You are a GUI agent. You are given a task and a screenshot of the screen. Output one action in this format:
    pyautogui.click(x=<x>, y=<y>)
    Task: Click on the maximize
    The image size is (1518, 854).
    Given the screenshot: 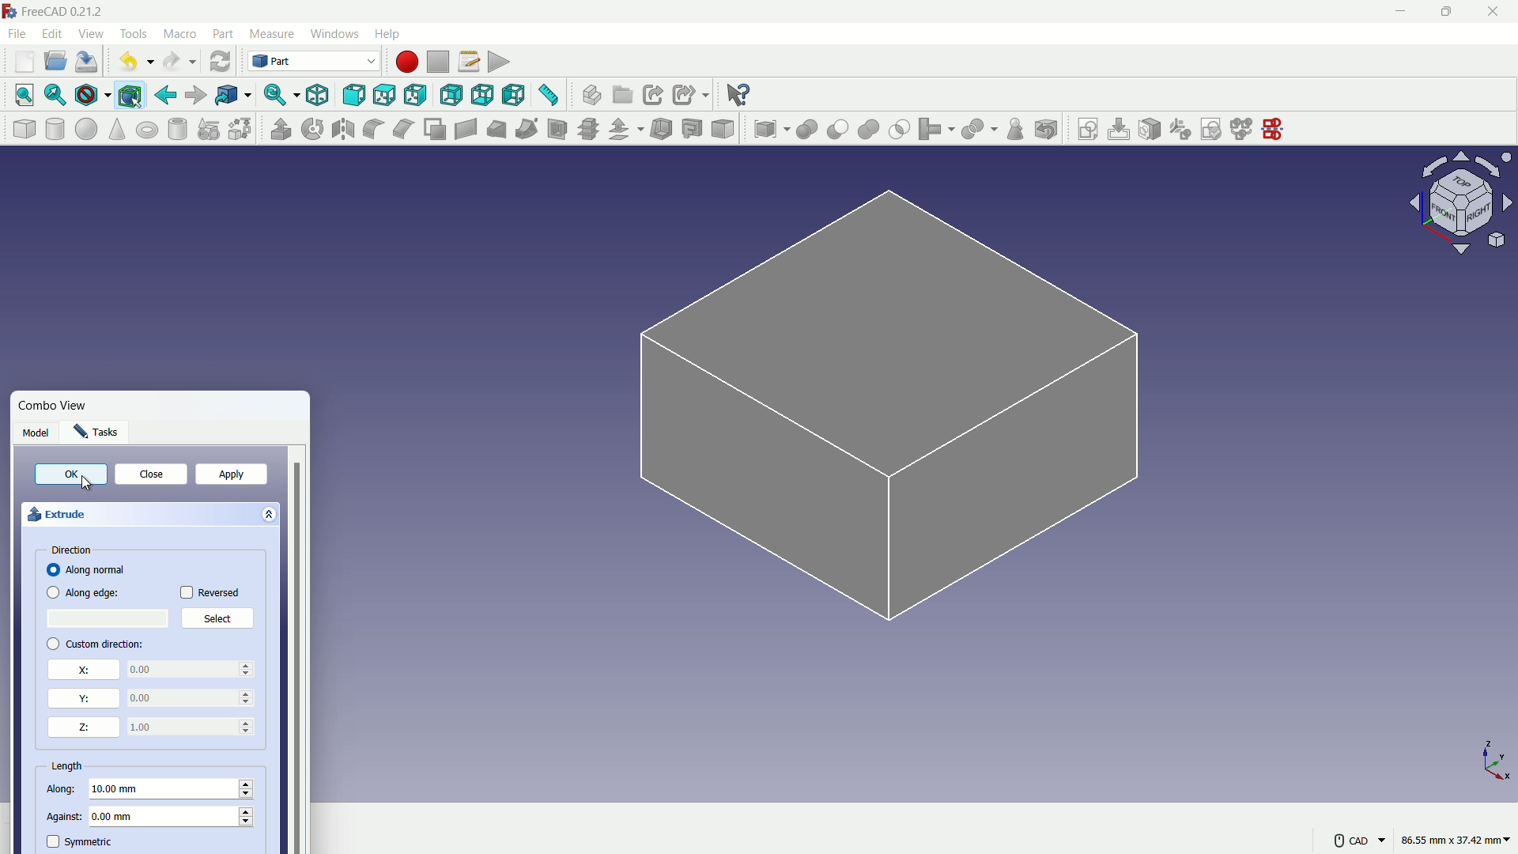 What is the action you would take?
    pyautogui.click(x=1450, y=13)
    